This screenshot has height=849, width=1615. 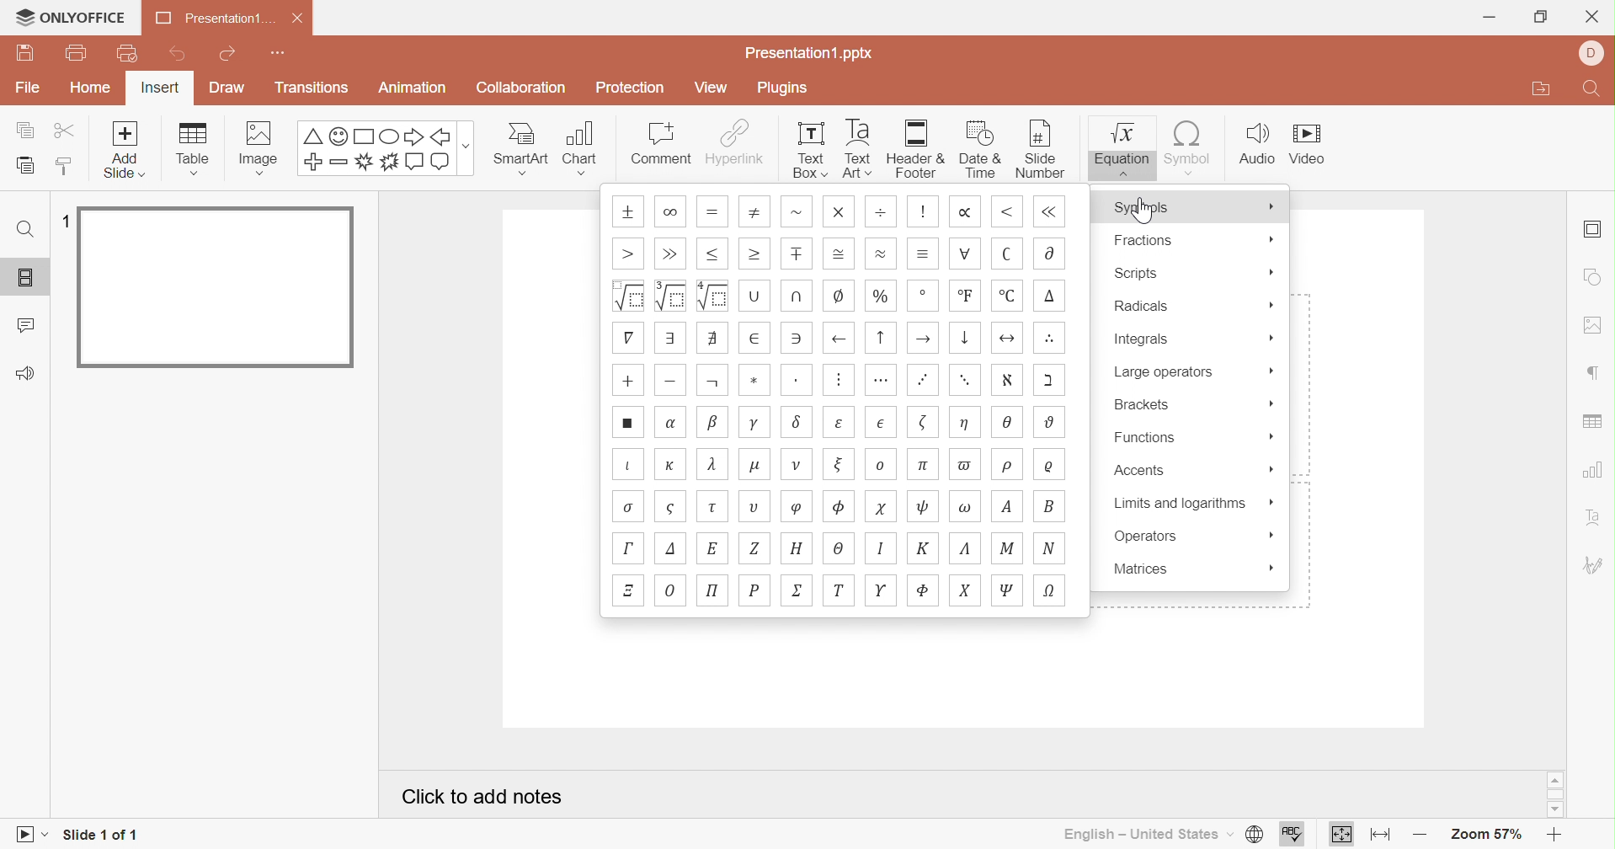 What do you see at coordinates (1196, 439) in the screenshot?
I see `Functions` at bounding box center [1196, 439].